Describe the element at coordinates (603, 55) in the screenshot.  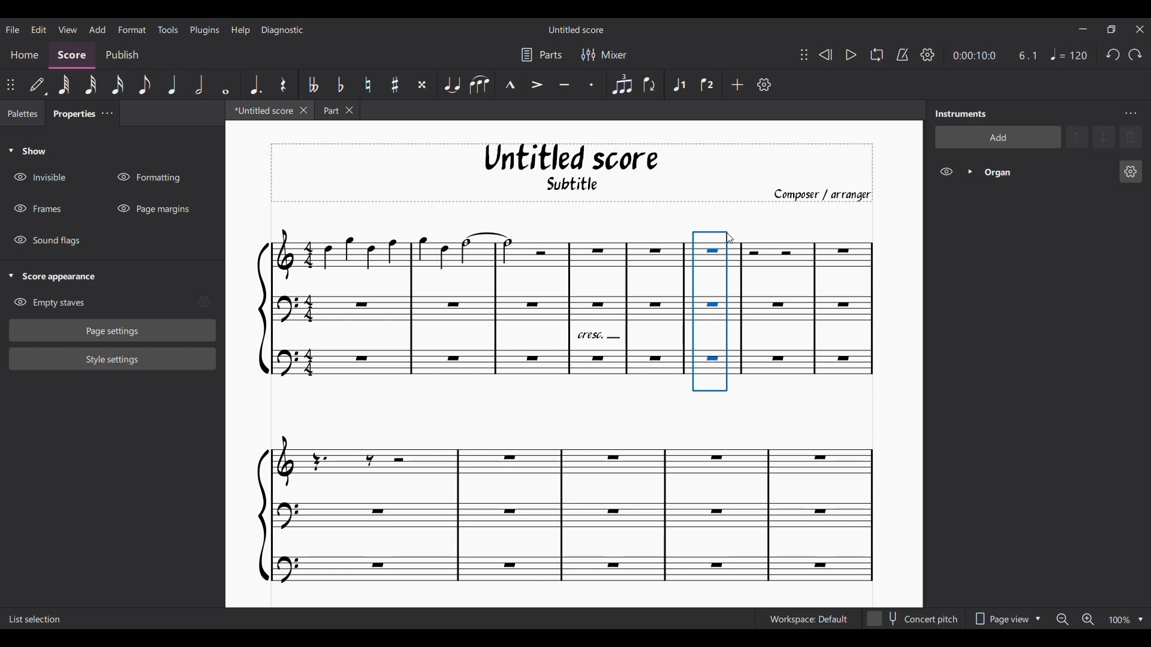
I see `Mixer settings` at that location.